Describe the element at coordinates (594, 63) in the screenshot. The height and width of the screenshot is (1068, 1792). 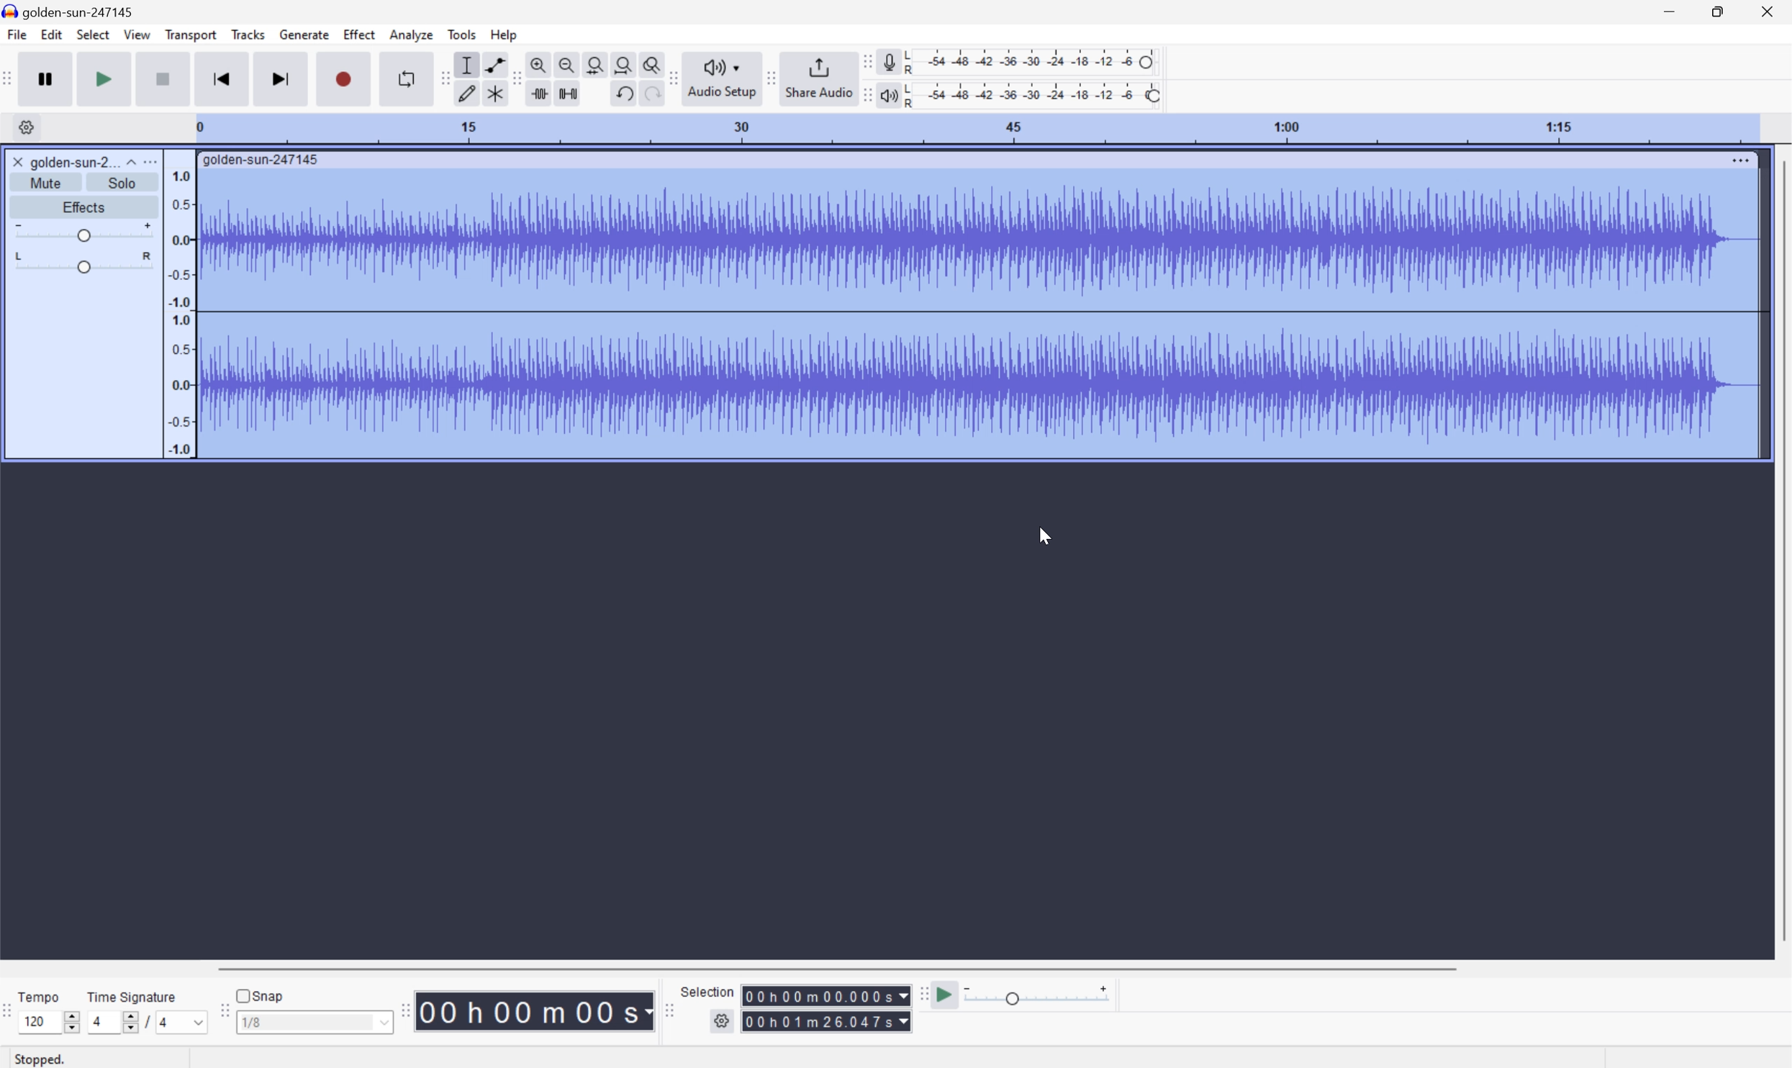
I see `Fit selection to width` at that location.